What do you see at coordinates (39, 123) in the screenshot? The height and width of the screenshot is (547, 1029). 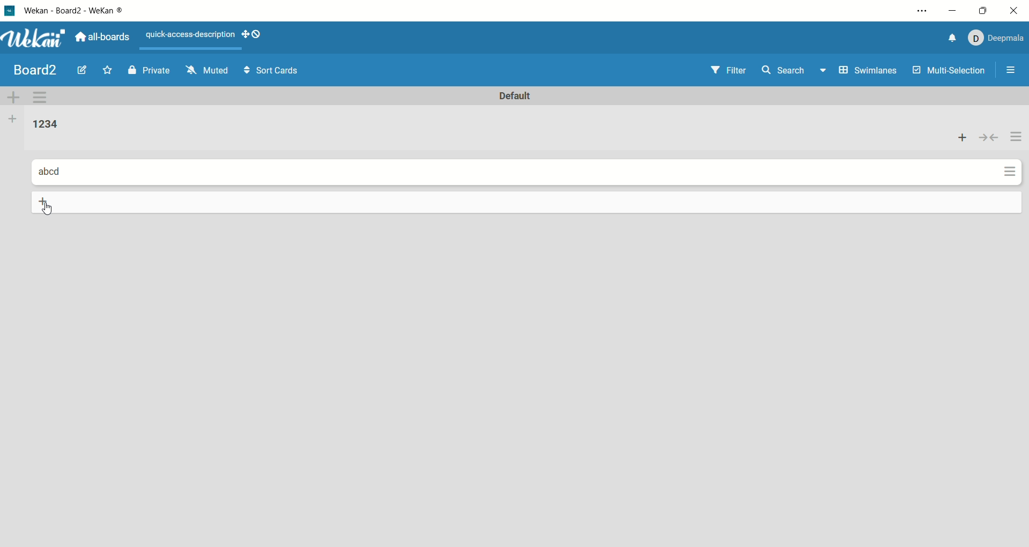 I see `list title` at bounding box center [39, 123].